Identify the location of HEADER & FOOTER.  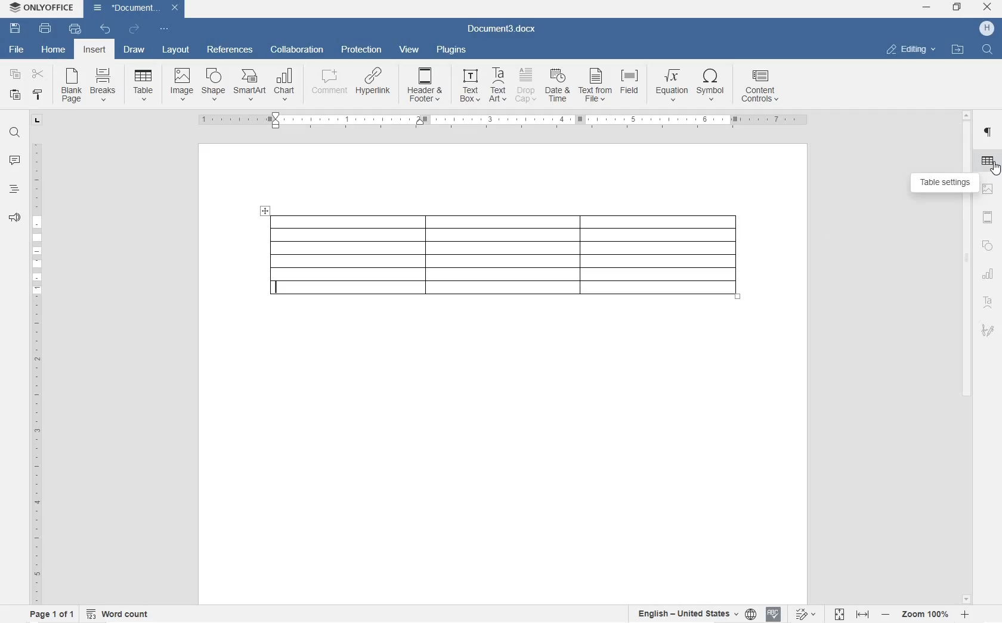
(425, 85).